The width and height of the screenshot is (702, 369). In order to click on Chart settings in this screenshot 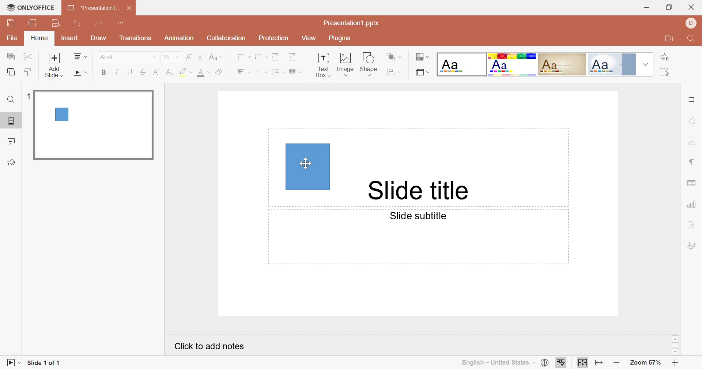, I will do `click(694, 203)`.